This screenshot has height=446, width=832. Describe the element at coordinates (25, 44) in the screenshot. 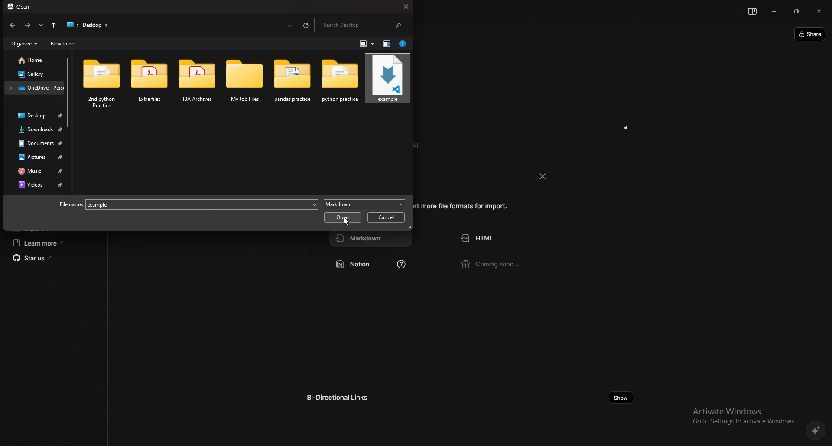

I see `organize` at that location.